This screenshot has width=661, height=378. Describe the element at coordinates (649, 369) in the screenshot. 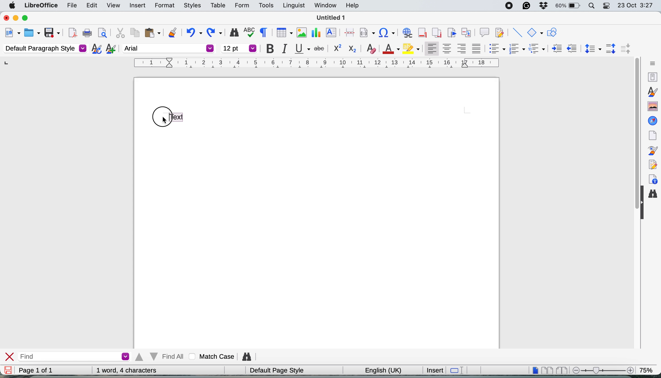

I see `zoom factor` at that location.